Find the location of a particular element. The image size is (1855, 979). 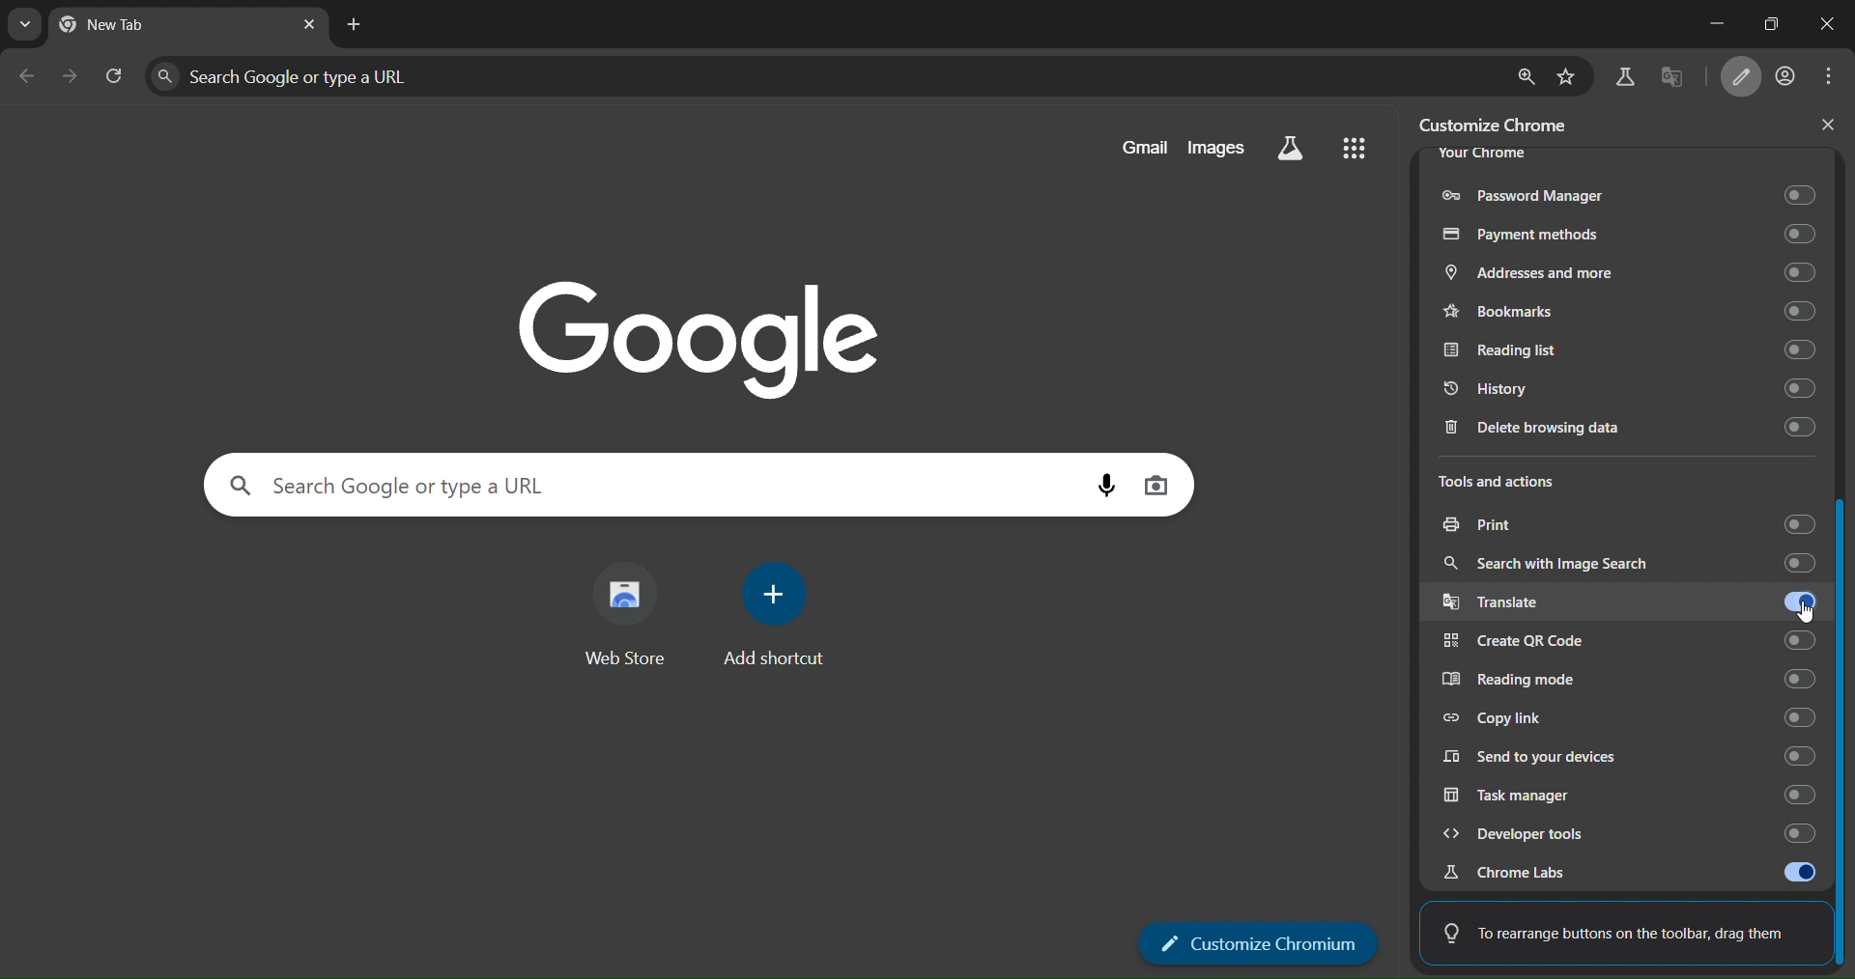

minimize is located at coordinates (1706, 22).